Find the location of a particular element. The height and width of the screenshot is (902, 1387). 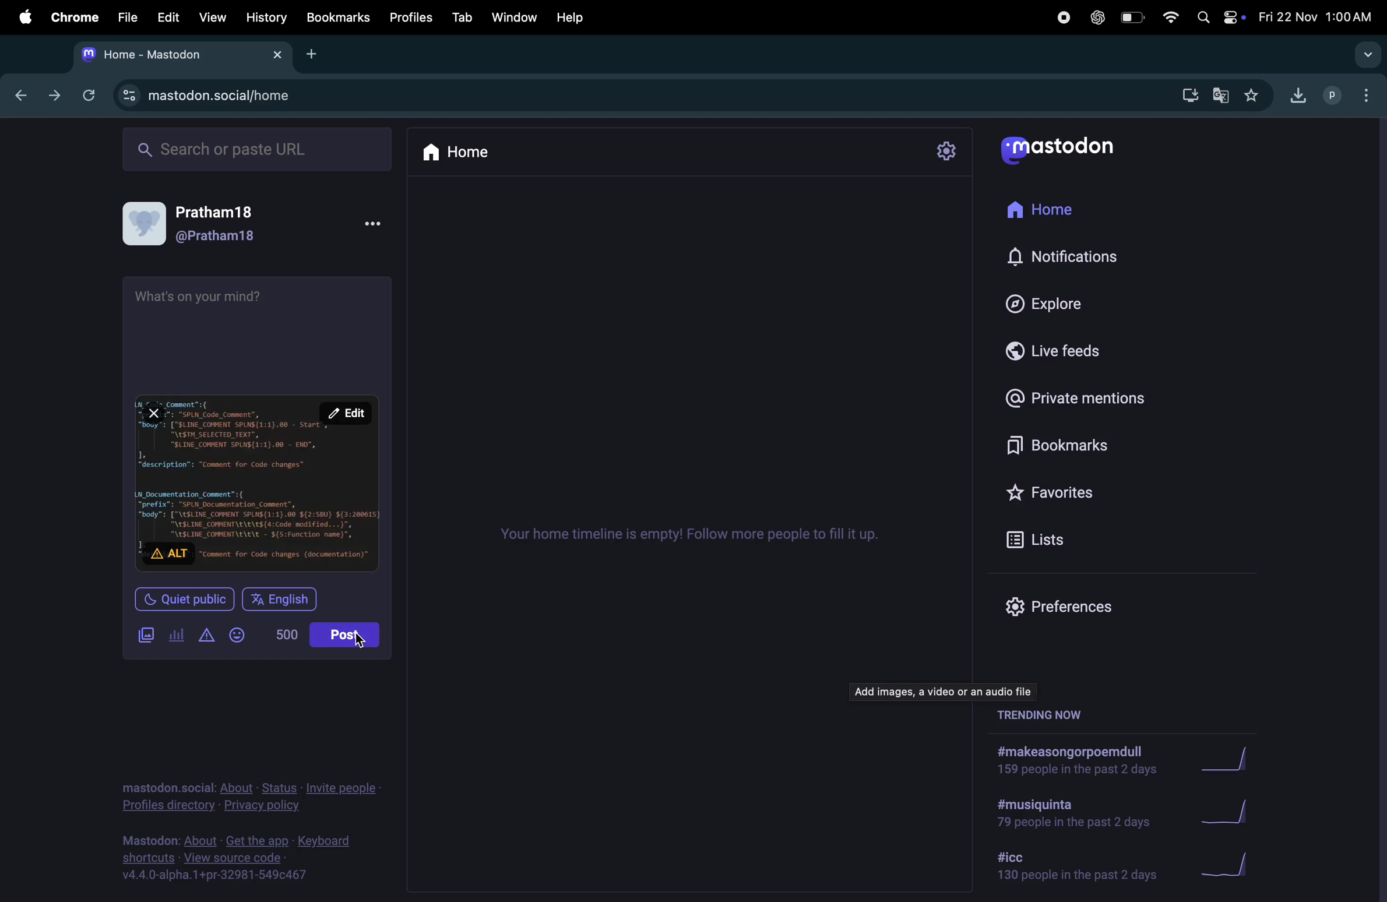

private mentions is located at coordinates (1092, 394).